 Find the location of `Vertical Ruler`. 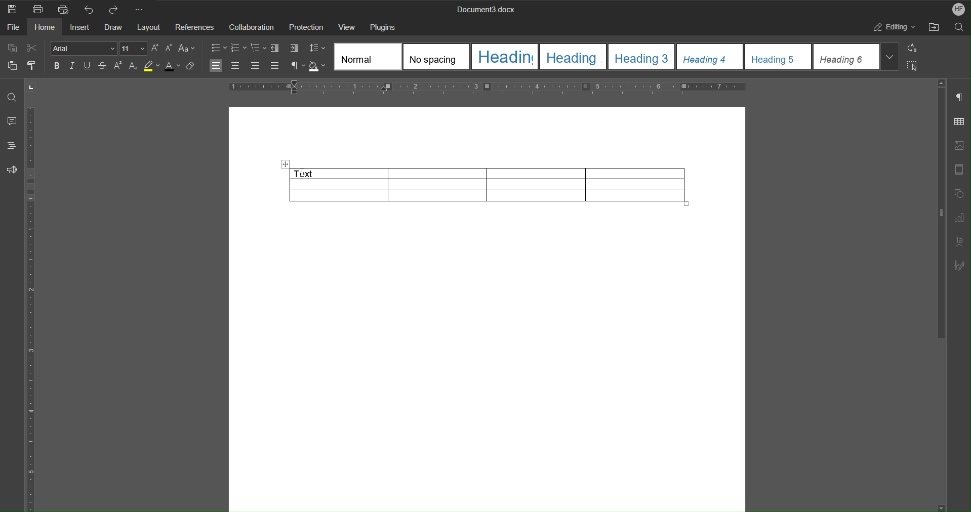

Vertical Ruler is located at coordinates (33, 309).